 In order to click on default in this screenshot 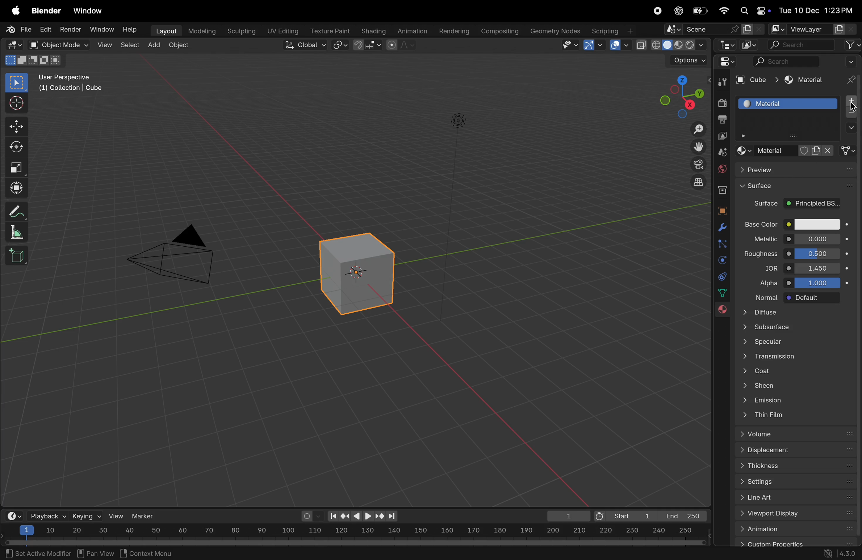, I will do `click(817, 297)`.